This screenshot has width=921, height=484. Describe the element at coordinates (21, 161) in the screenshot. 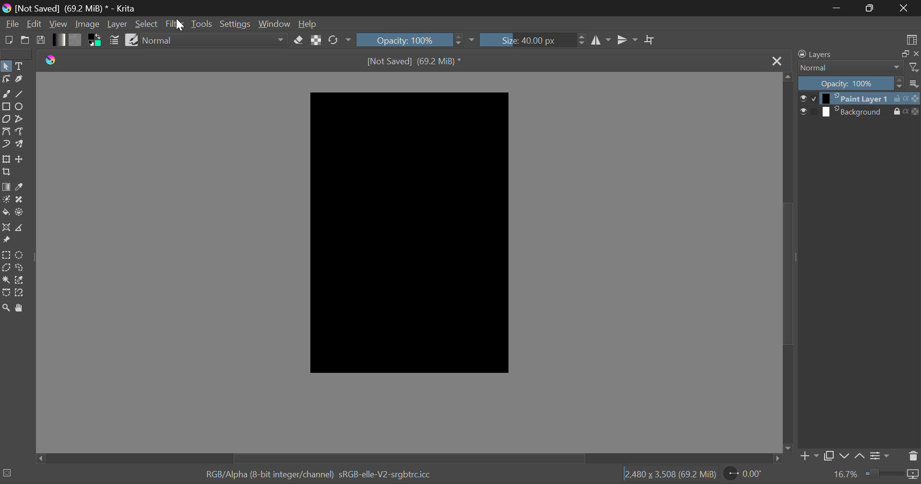

I see `Move Layer` at that location.